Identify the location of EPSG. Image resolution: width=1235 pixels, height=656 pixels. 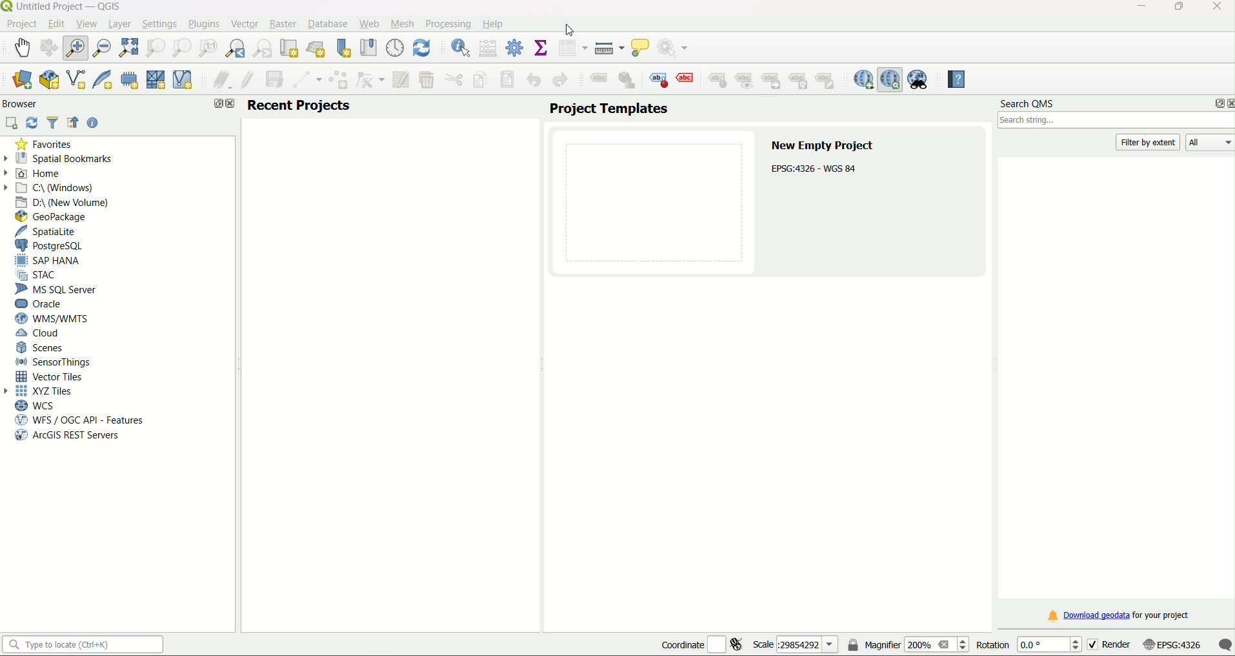
(1172, 645).